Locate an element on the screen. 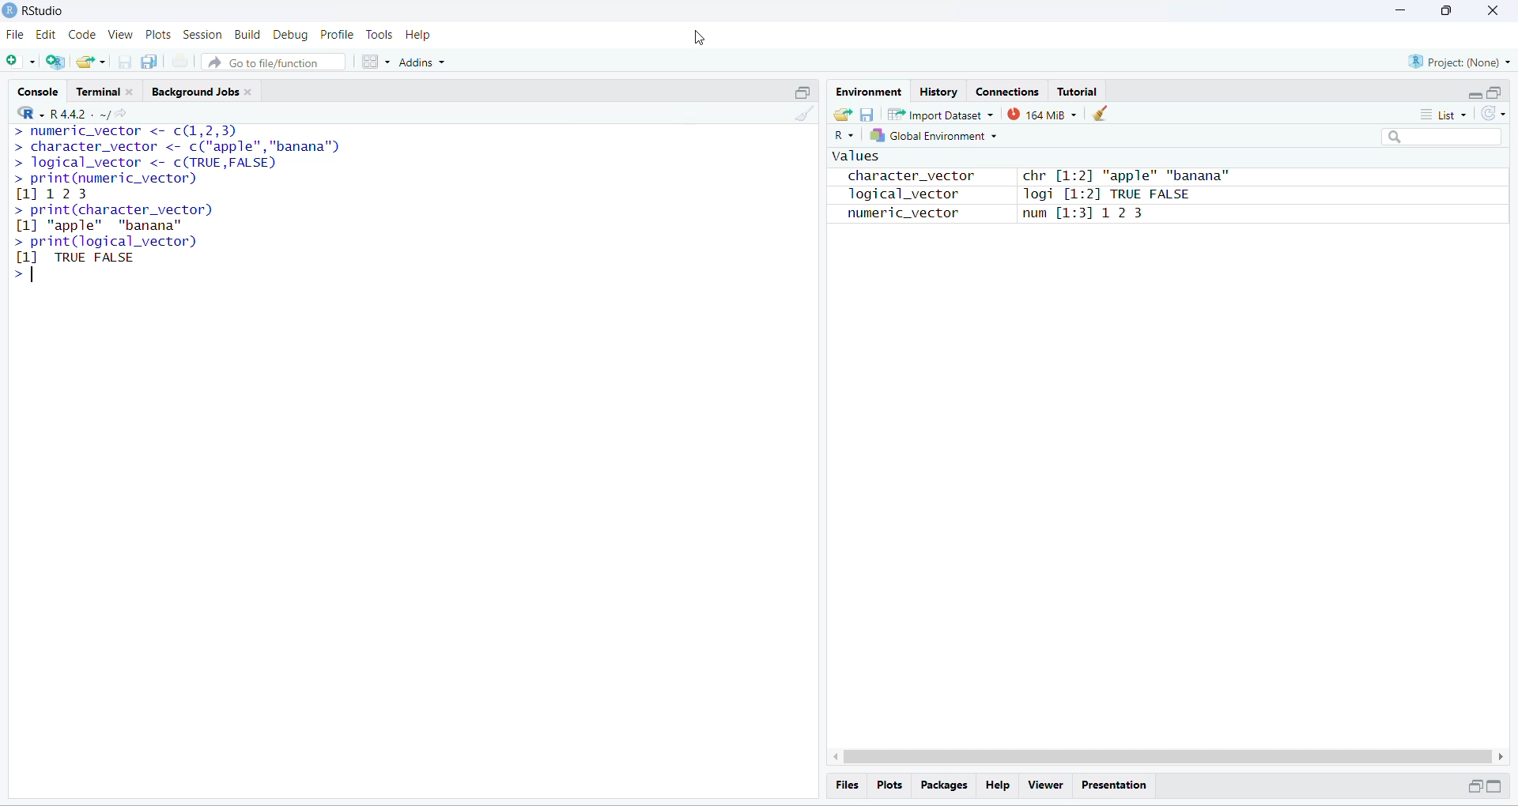  File is located at coordinates (16, 36).